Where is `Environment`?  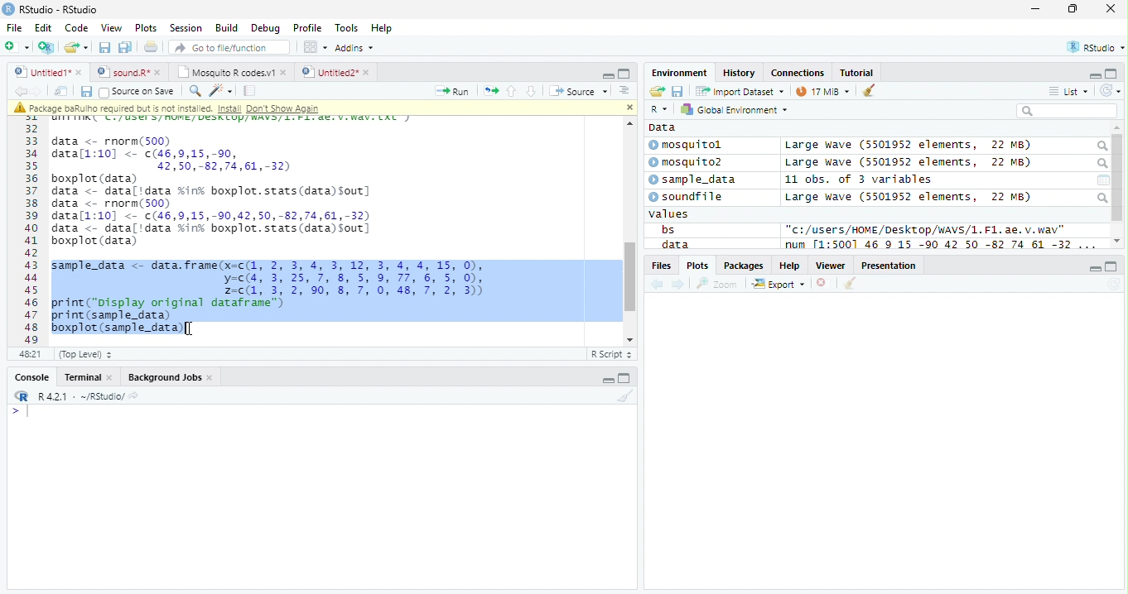 Environment is located at coordinates (680, 73).